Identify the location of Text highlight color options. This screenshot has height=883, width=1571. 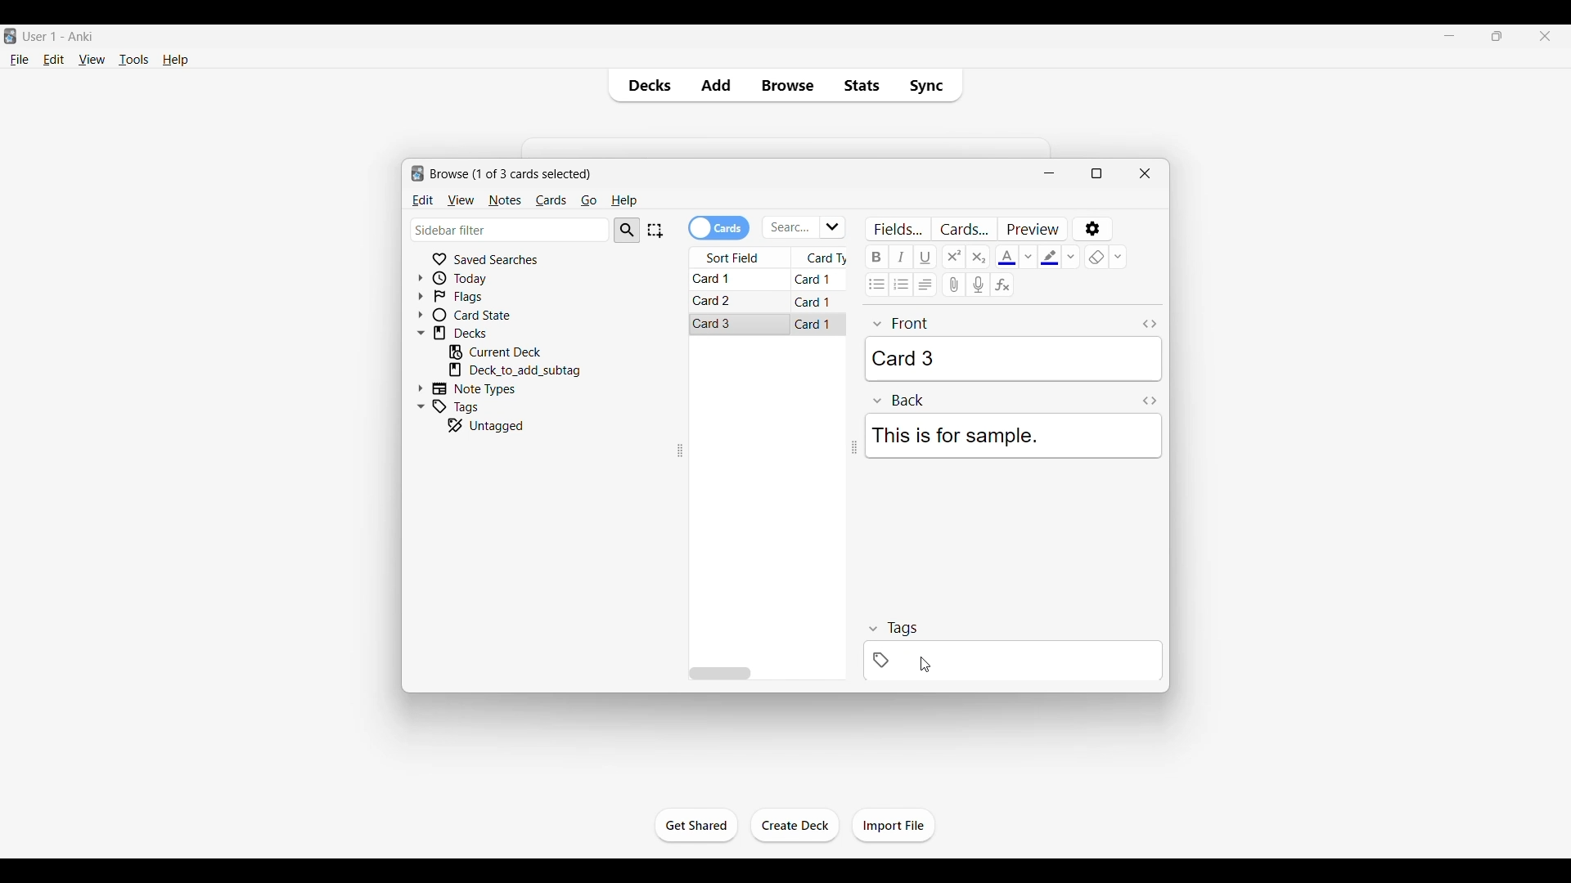
(1071, 257).